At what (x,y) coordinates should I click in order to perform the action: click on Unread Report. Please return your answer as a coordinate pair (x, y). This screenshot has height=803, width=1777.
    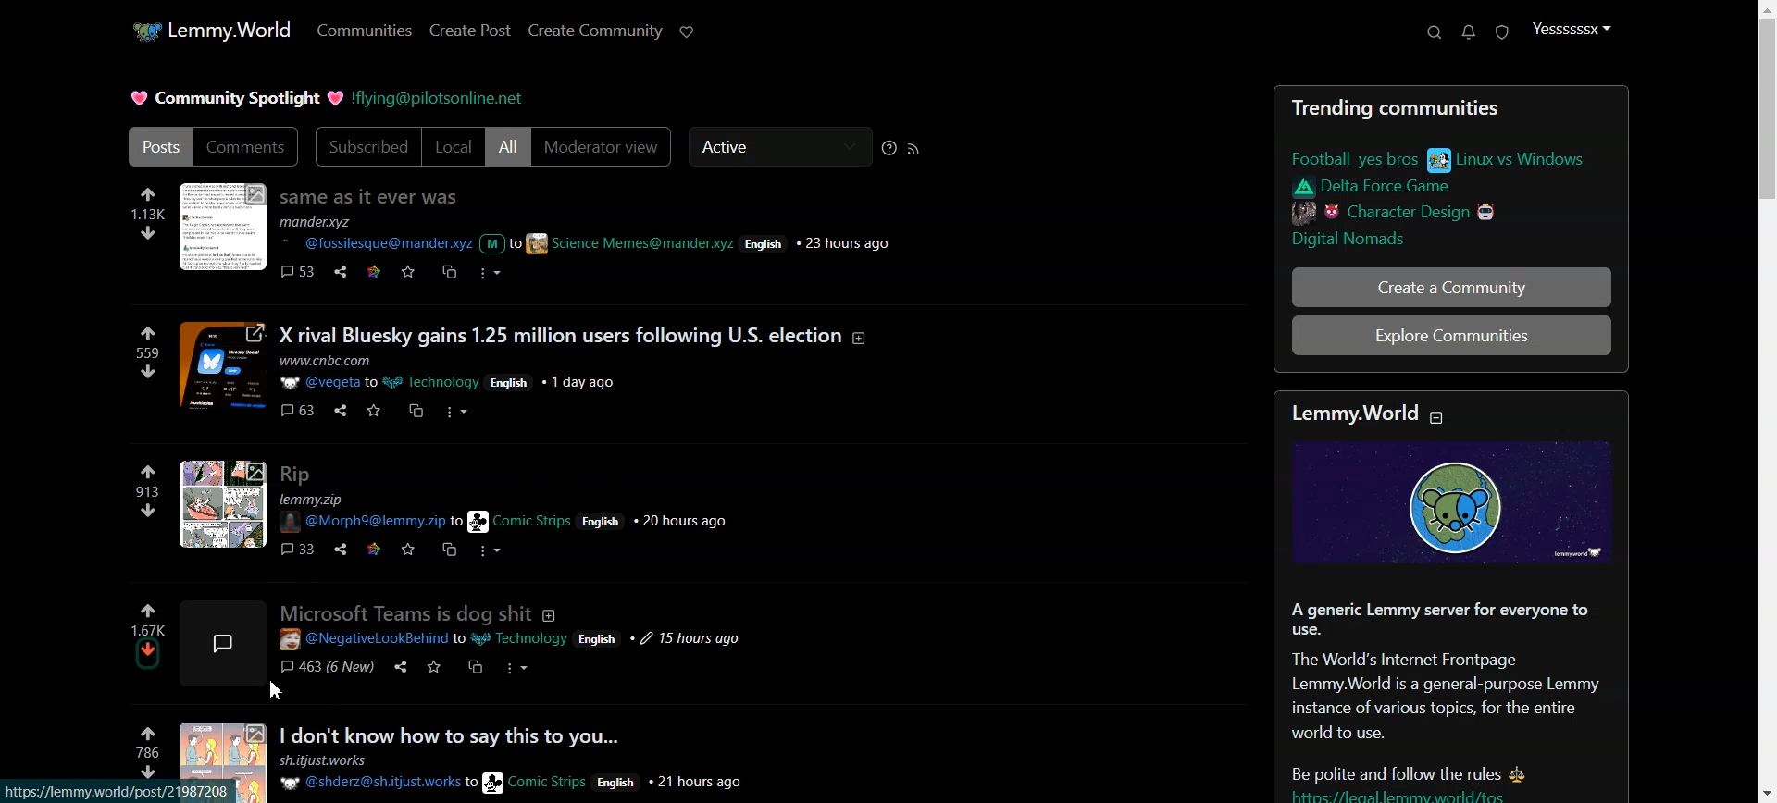
    Looking at the image, I should click on (1502, 32).